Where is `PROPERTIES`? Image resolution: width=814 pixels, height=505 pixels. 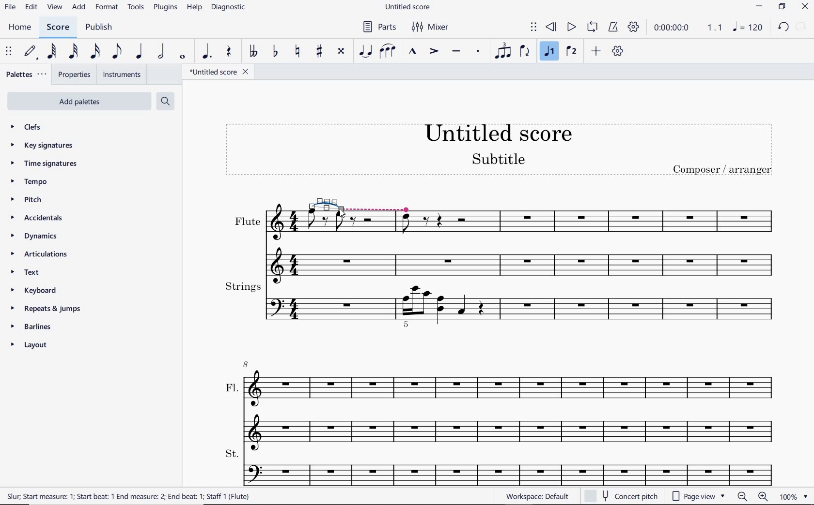 PROPERTIES is located at coordinates (76, 74).